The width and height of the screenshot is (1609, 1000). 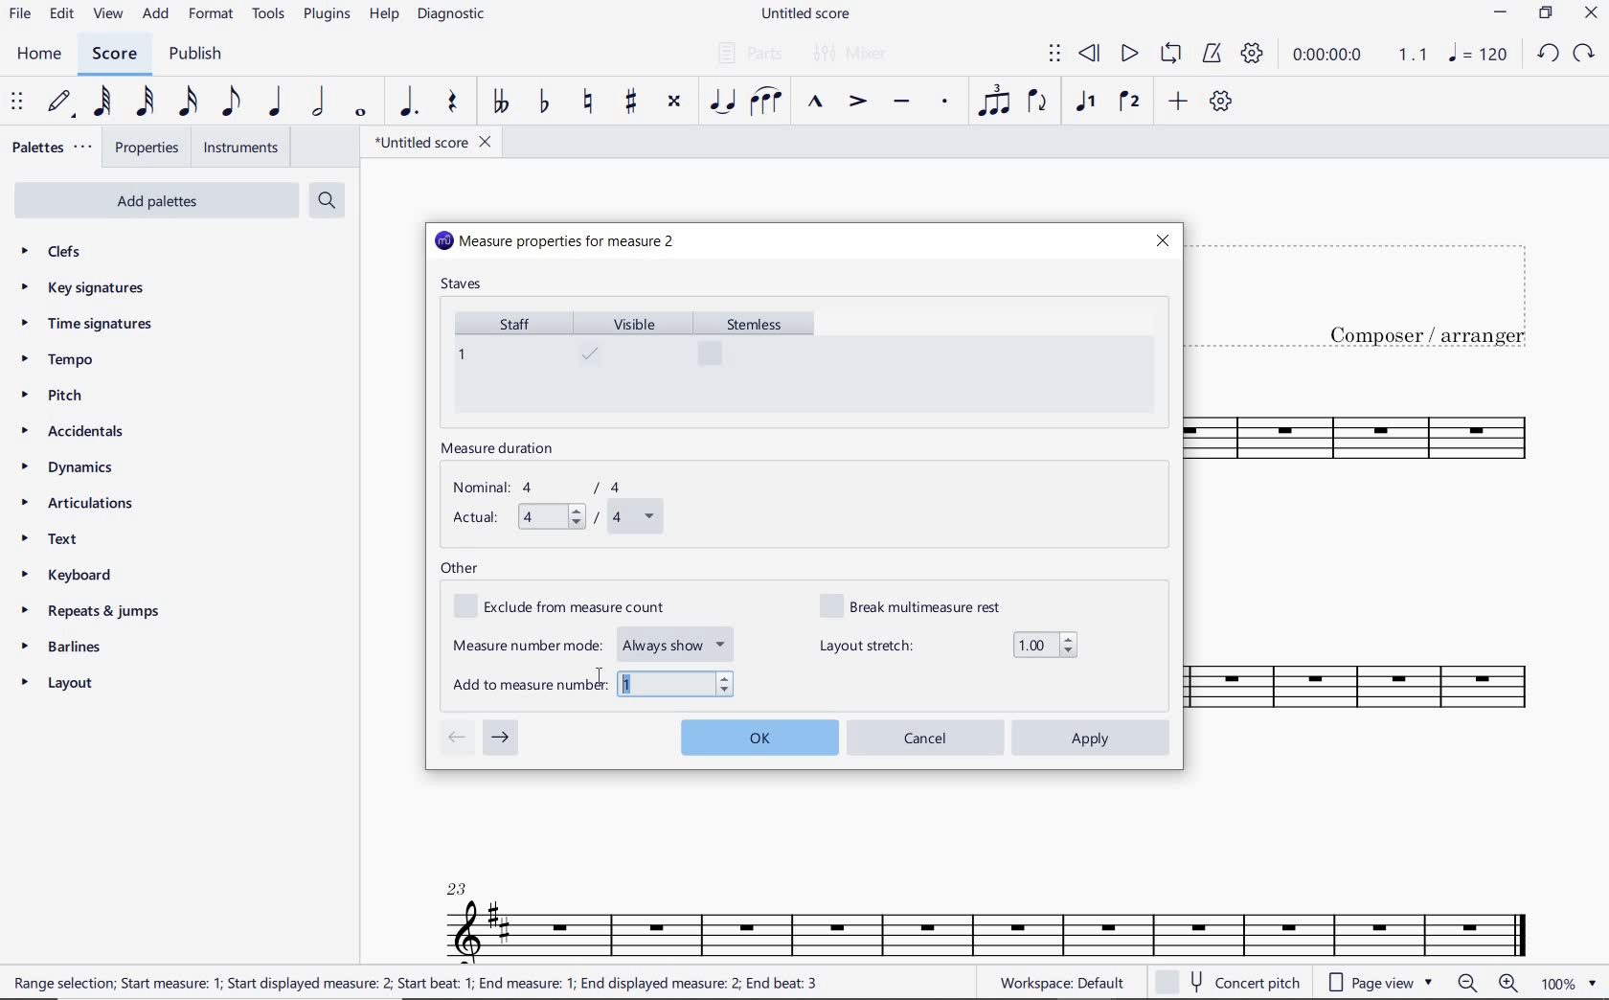 I want to click on REDO, so click(x=1585, y=54).